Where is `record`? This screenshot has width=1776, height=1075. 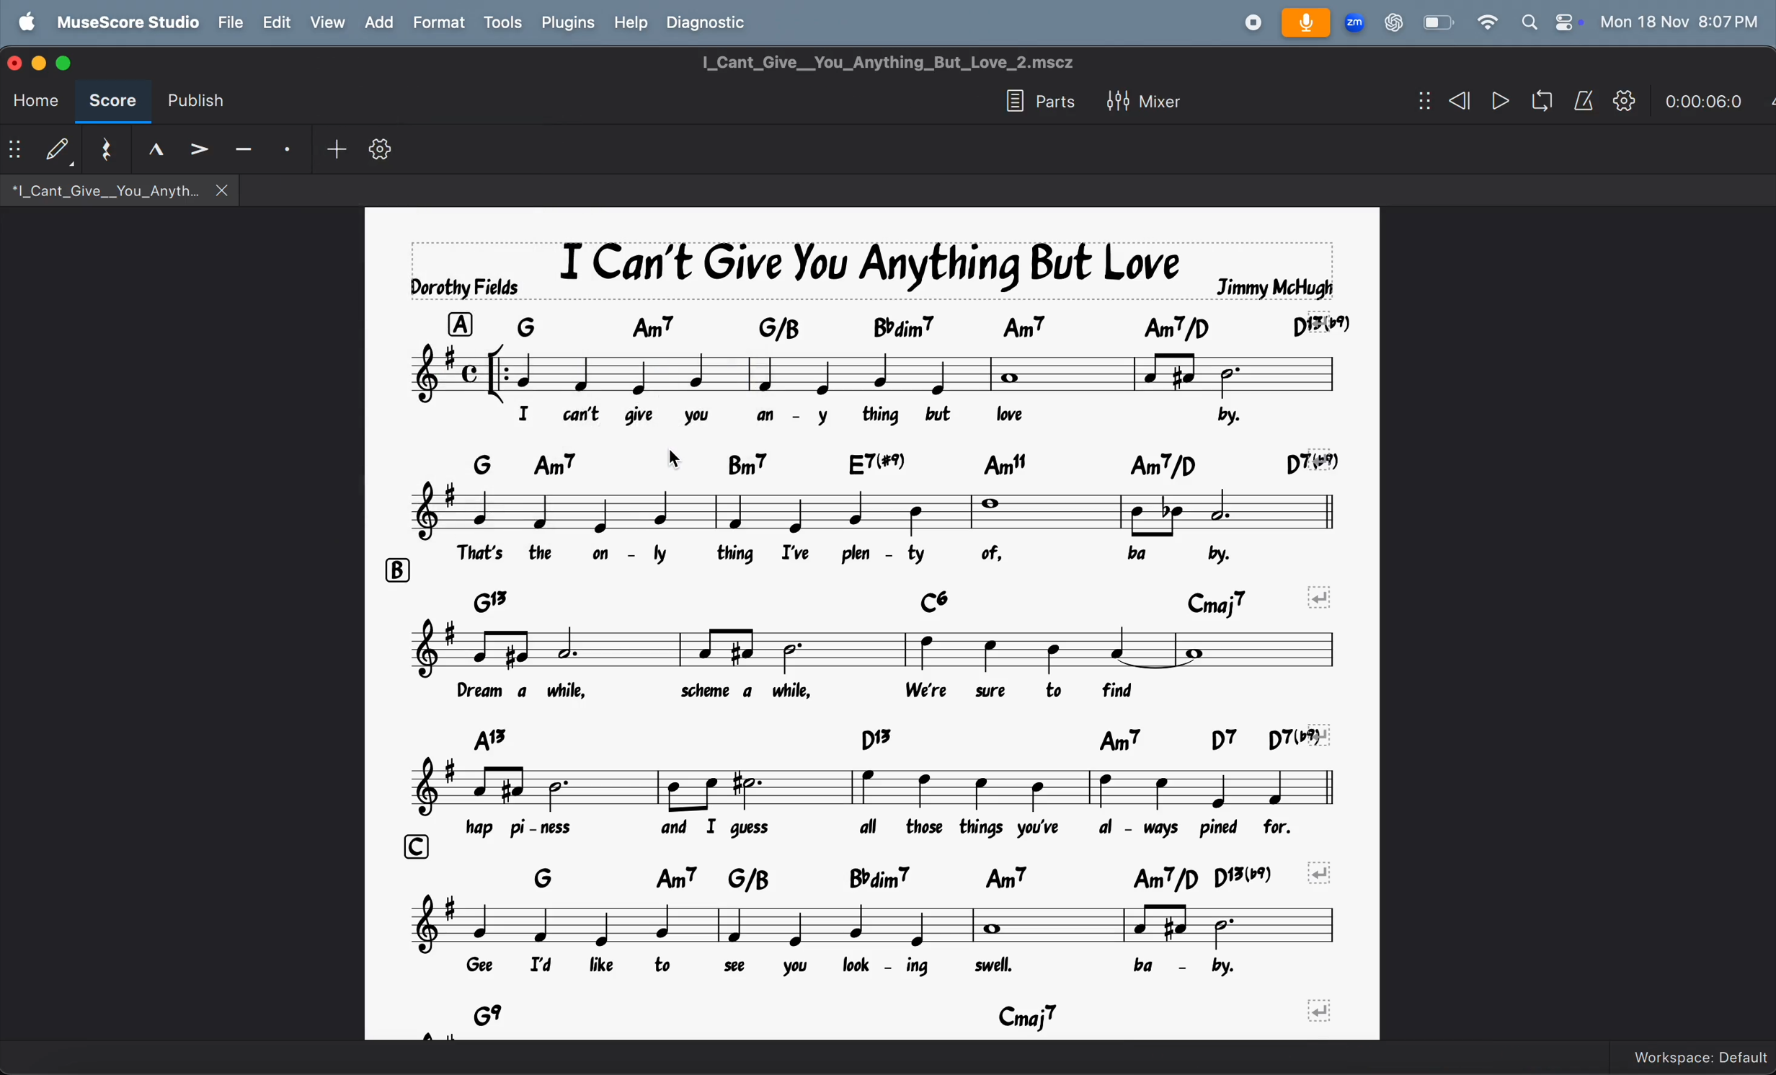 record is located at coordinates (1249, 22).